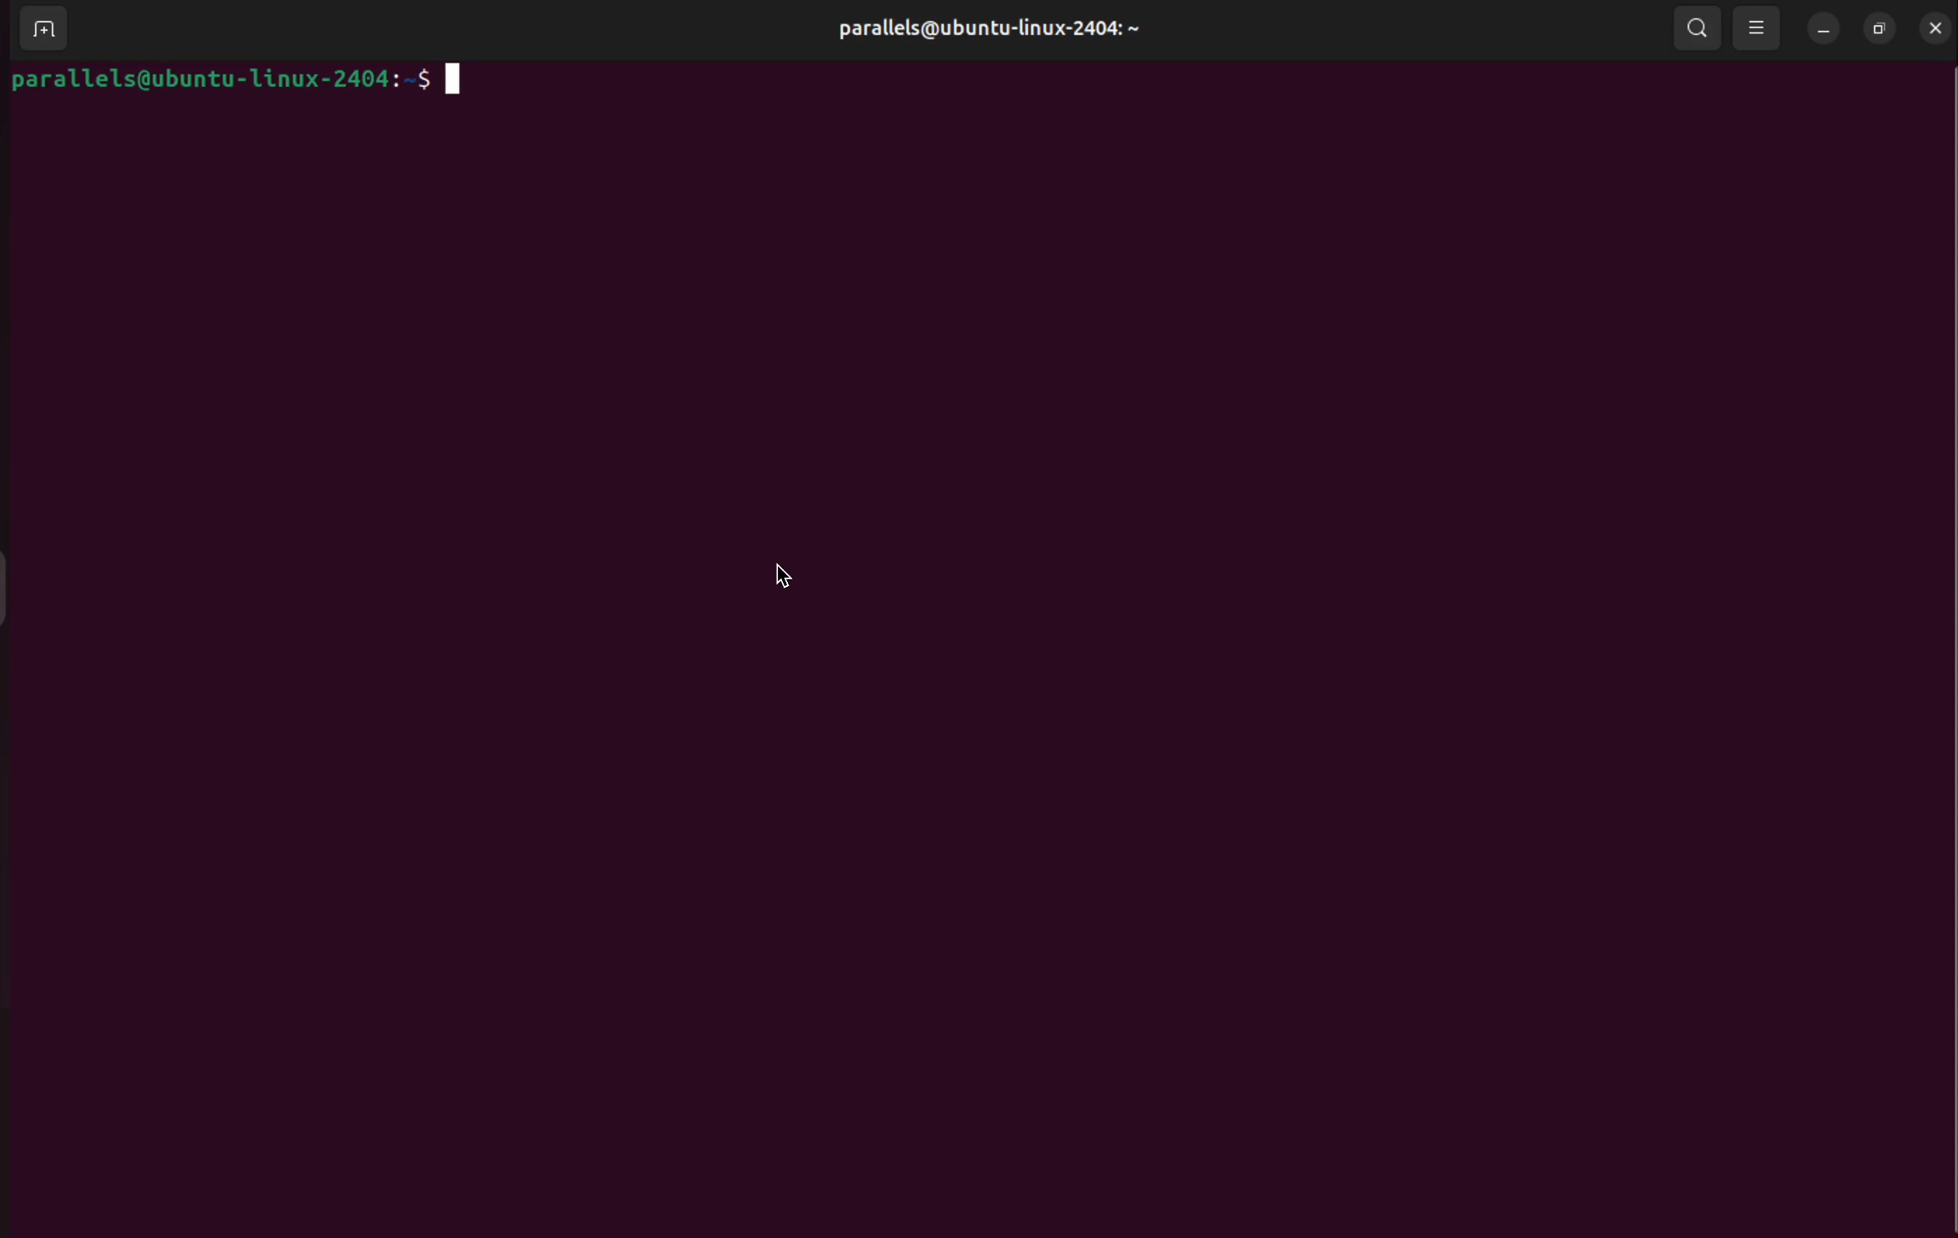  I want to click on Scrollbar, so click(1943, 648).